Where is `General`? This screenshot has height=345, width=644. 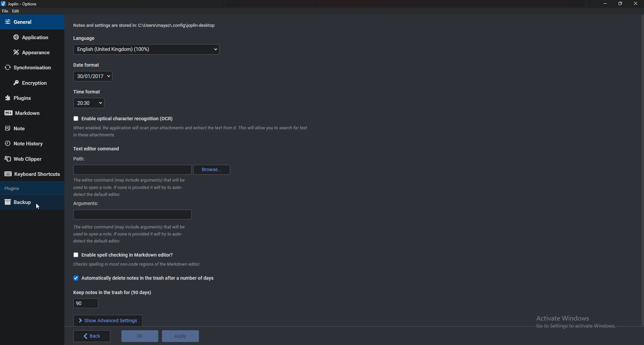 General is located at coordinates (31, 21).